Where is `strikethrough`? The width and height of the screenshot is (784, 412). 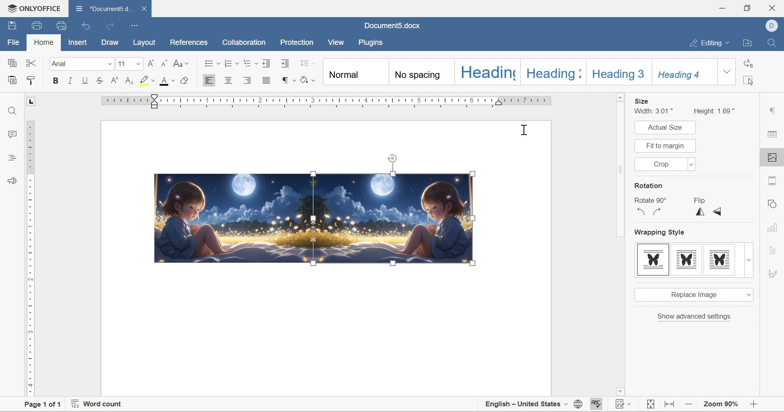
strikethrough is located at coordinates (100, 80).